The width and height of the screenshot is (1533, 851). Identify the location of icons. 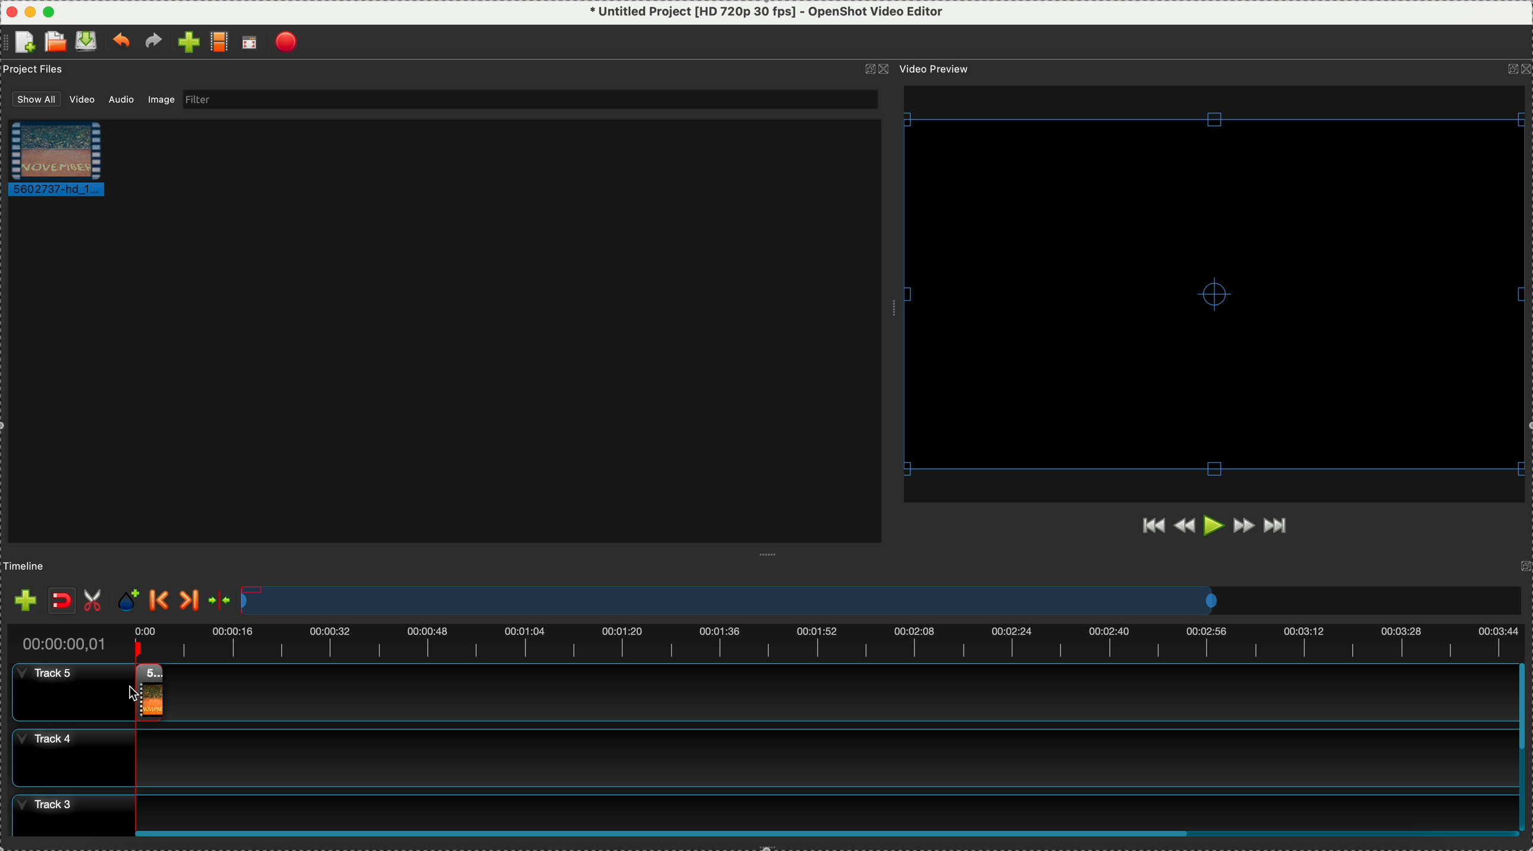
(875, 70).